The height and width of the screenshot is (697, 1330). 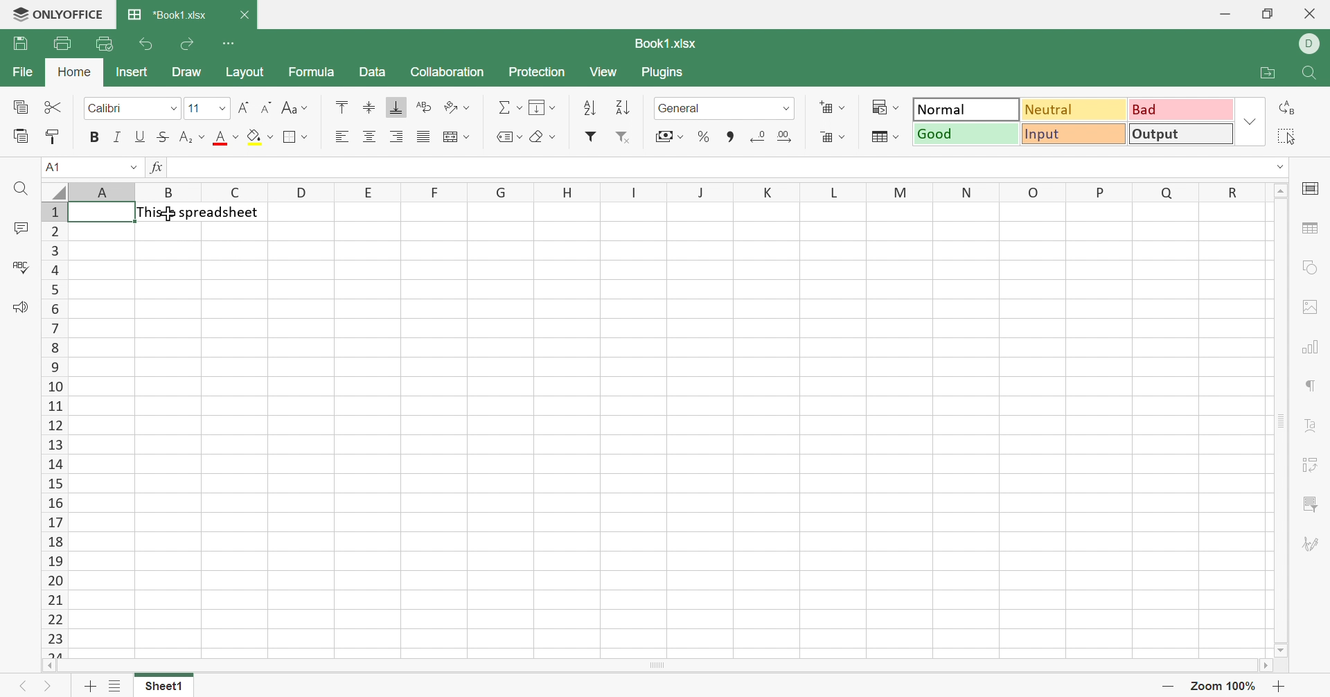 What do you see at coordinates (166, 15) in the screenshot?
I see `*Book1.xlsx` at bounding box center [166, 15].